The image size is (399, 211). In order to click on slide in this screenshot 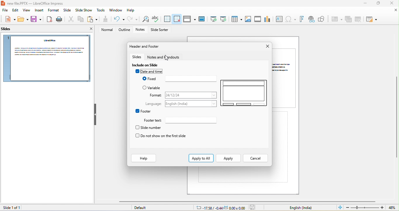, I will do `click(285, 78)`.